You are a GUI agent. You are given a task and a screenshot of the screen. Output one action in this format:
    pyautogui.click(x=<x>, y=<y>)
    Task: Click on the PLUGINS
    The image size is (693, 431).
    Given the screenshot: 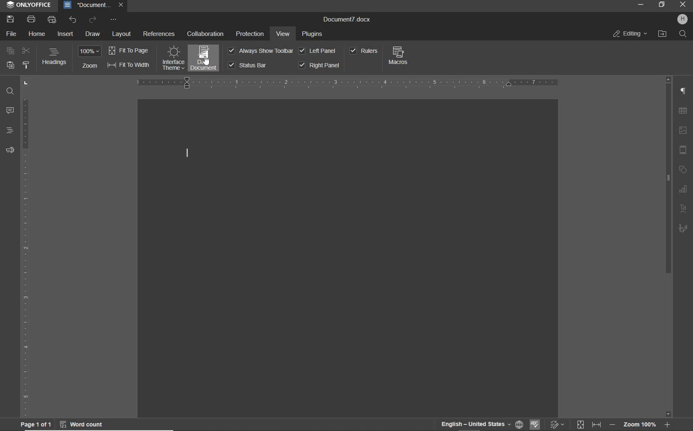 What is the action you would take?
    pyautogui.click(x=315, y=35)
    